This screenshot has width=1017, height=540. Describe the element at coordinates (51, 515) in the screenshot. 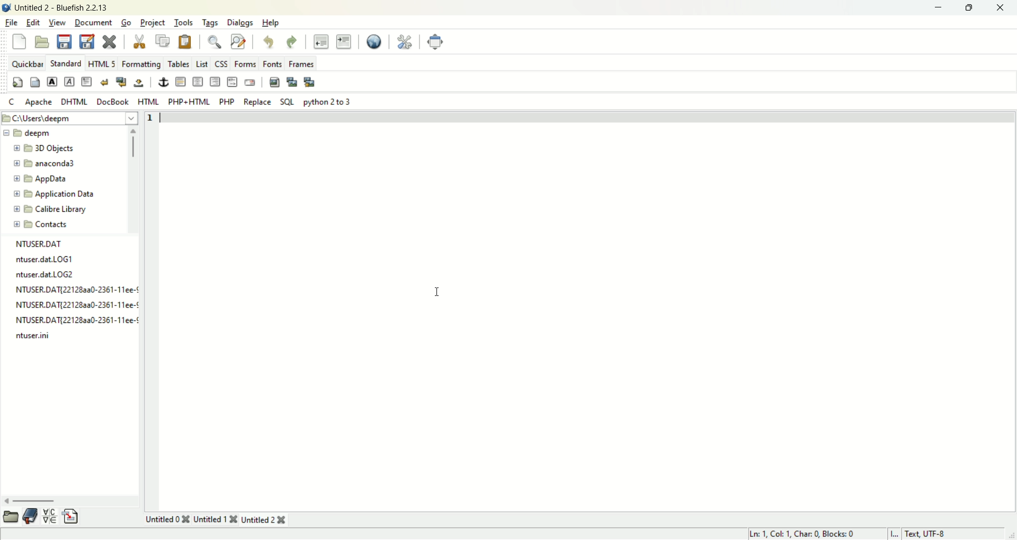

I see `insert special character` at that location.